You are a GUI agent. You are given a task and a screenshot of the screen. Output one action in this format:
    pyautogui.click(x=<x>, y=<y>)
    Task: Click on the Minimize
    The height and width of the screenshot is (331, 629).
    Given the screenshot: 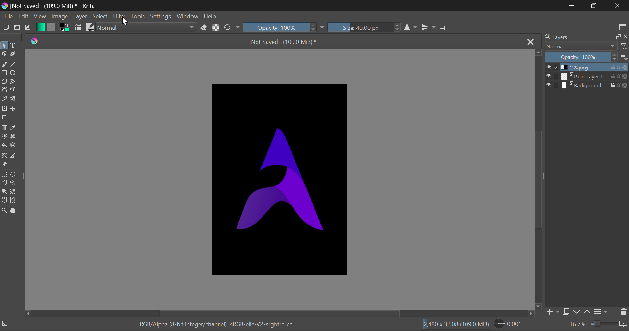 What is the action you would take?
    pyautogui.click(x=594, y=6)
    